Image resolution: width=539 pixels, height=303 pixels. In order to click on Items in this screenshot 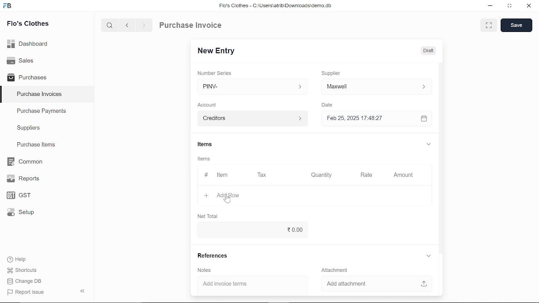, I will do `click(206, 159)`.